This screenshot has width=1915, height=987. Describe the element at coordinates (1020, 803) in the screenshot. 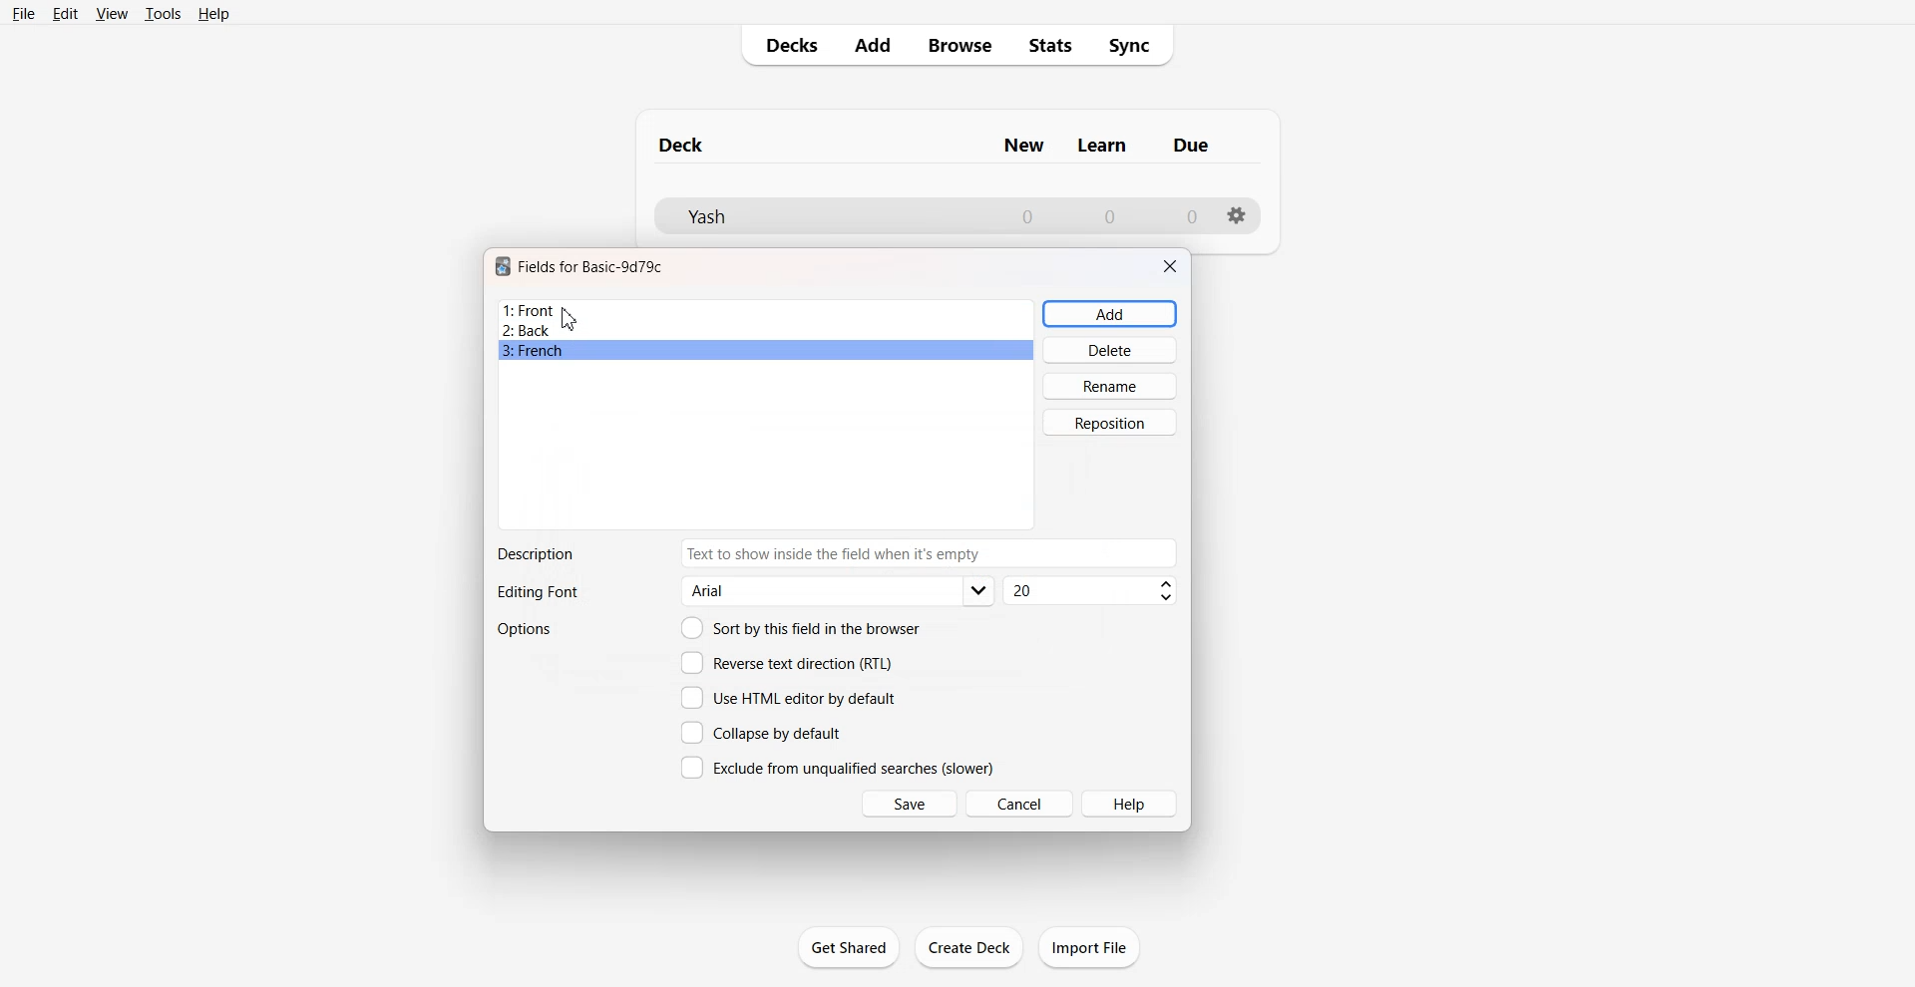

I see `Cancel` at that location.